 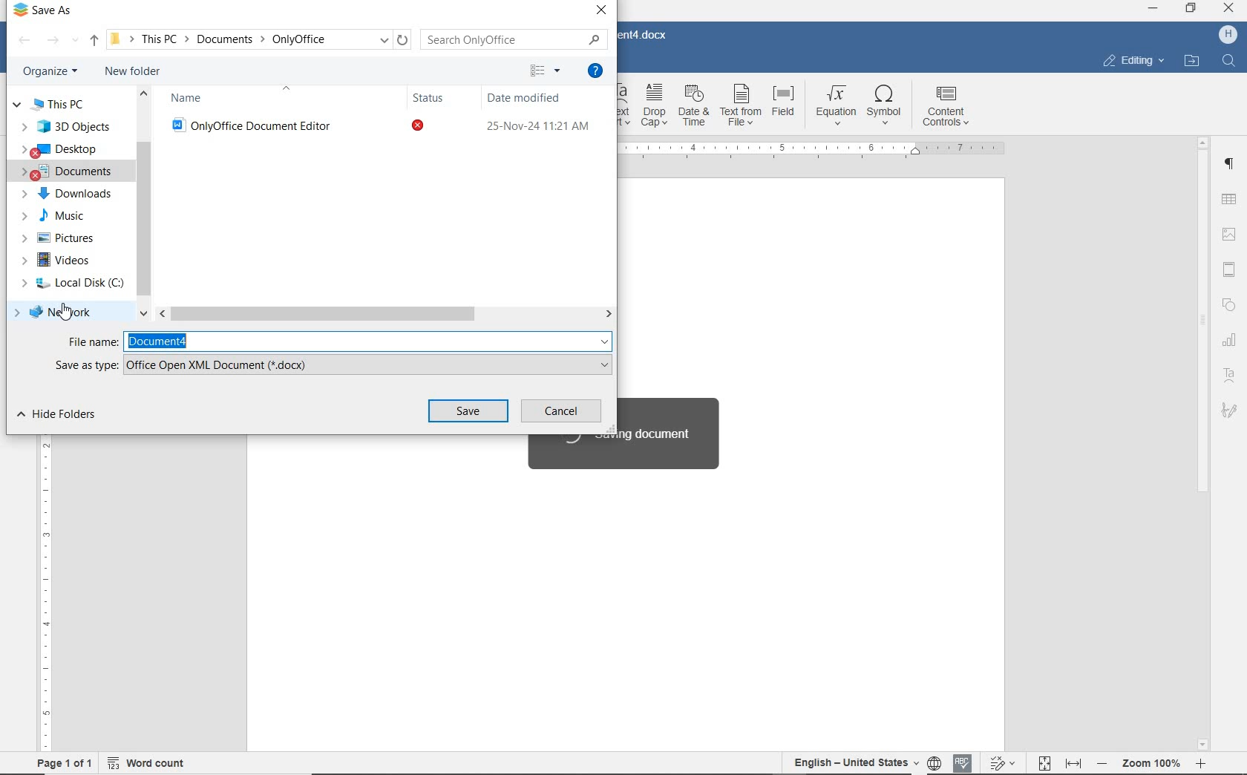 What do you see at coordinates (403, 45) in the screenshot?
I see `refresh` at bounding box center [403, 45].